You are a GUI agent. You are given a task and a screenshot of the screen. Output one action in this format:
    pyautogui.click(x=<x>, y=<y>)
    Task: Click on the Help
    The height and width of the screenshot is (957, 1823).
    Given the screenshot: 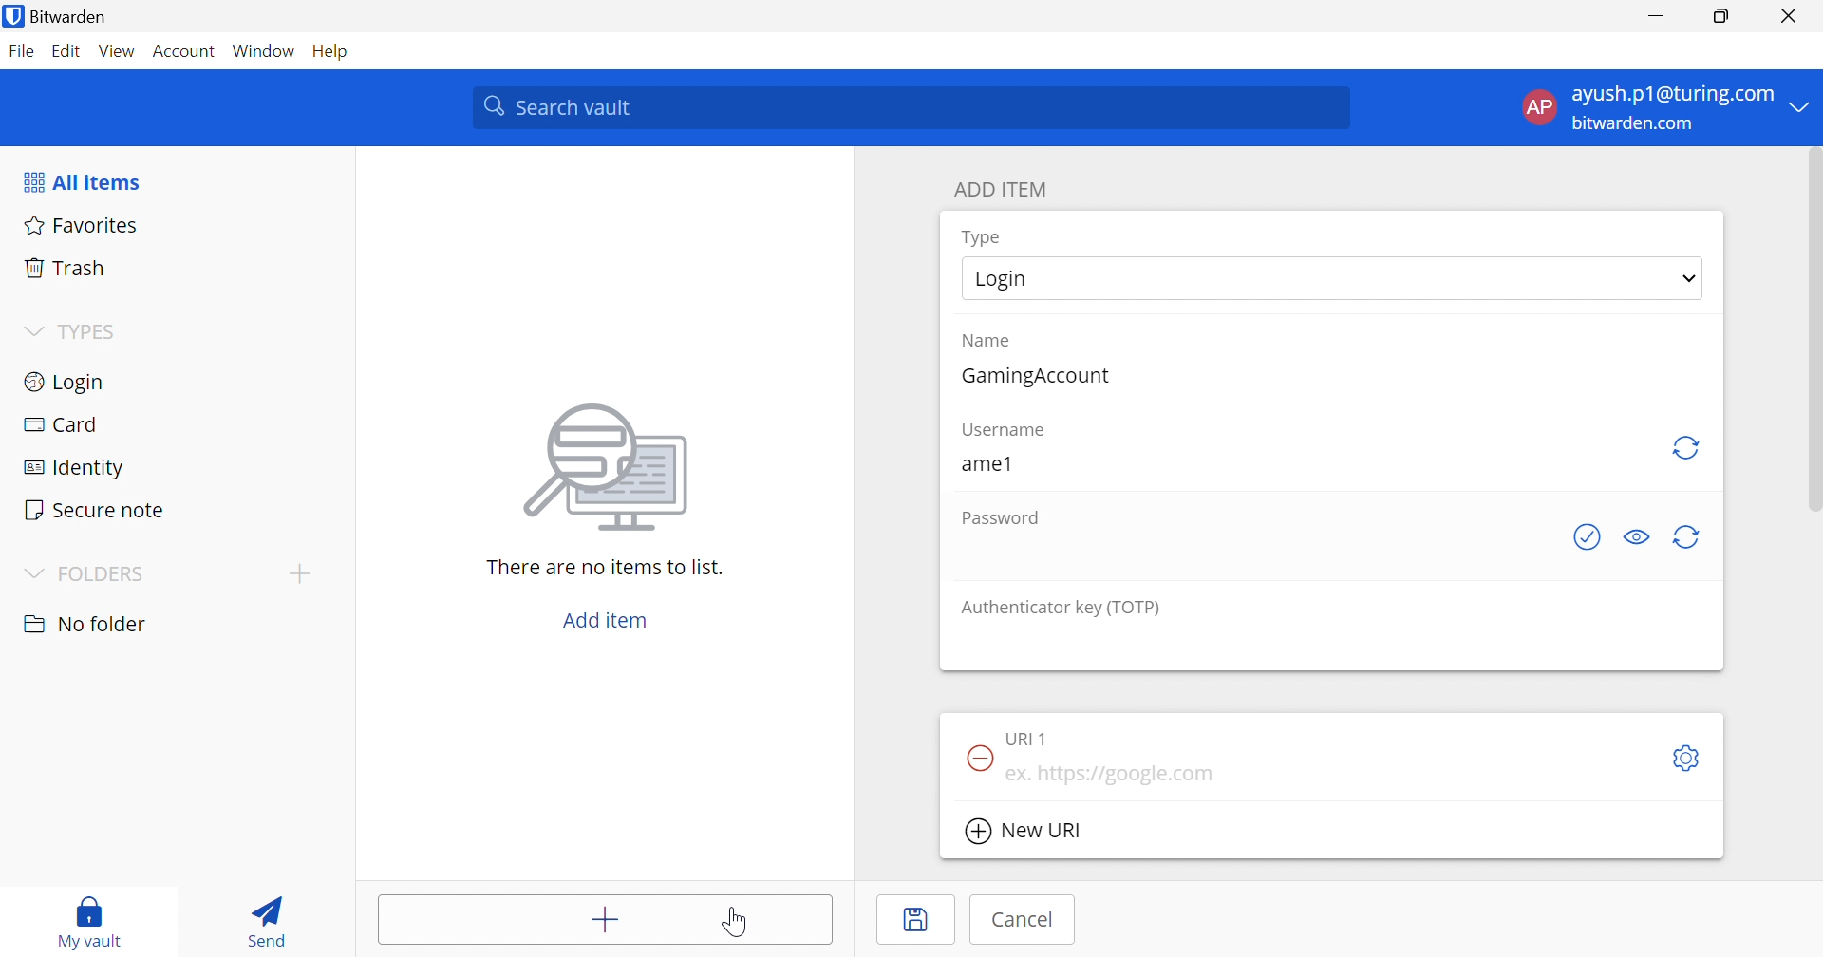 What is the action you would take?
    pyautogui.click(x=329, y=51)
    